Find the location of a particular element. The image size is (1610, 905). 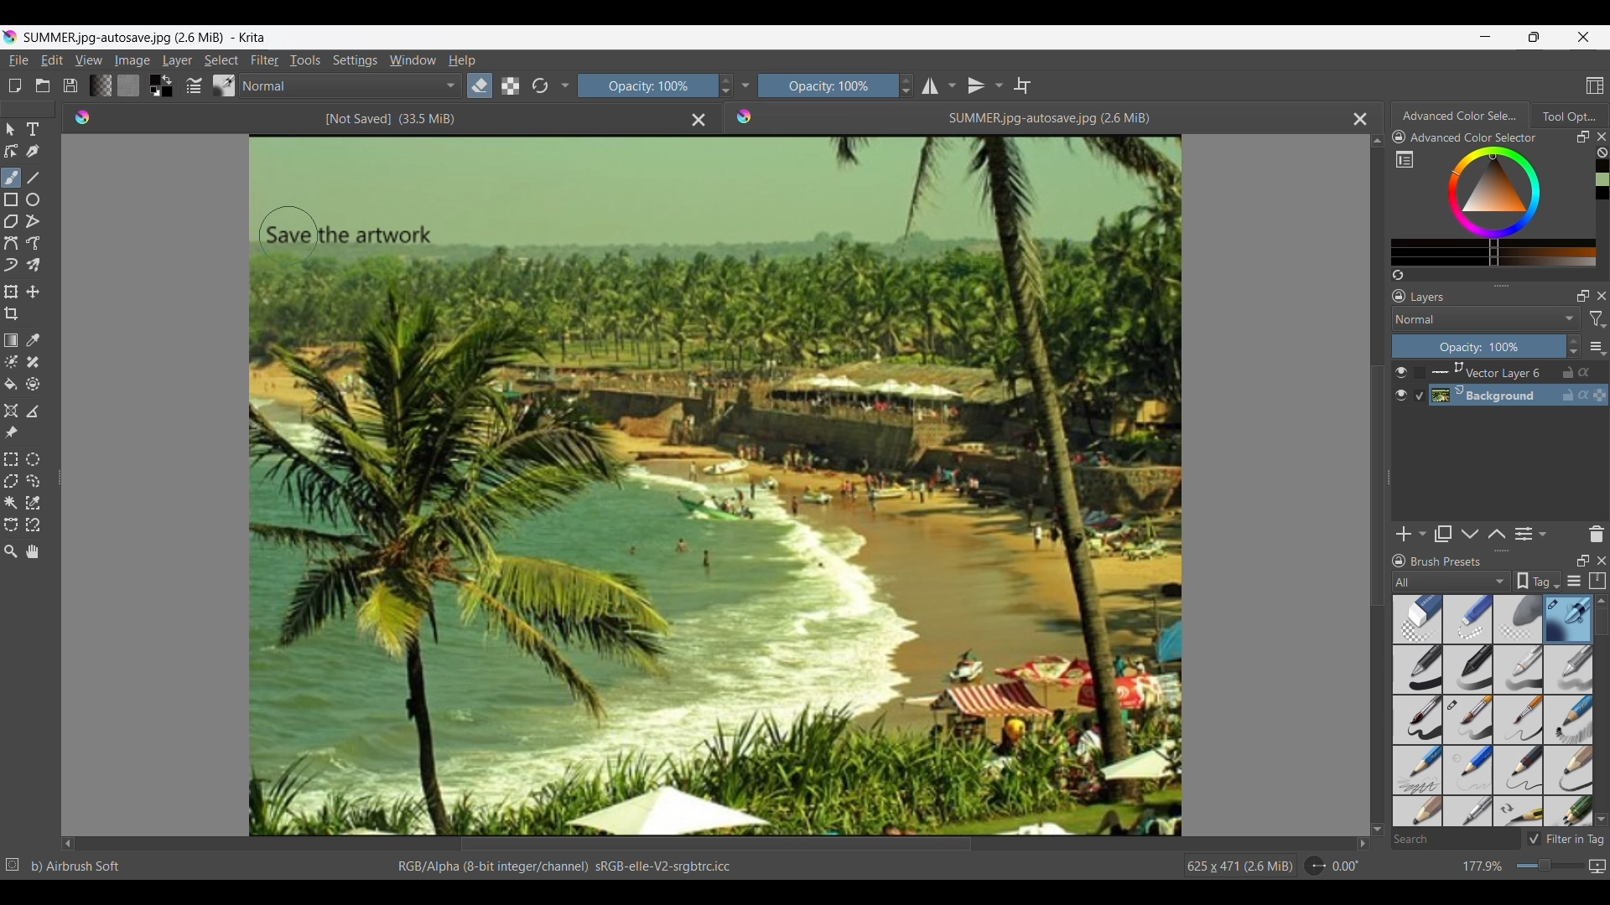

Clear color history is located at coordinates (1602, 153).